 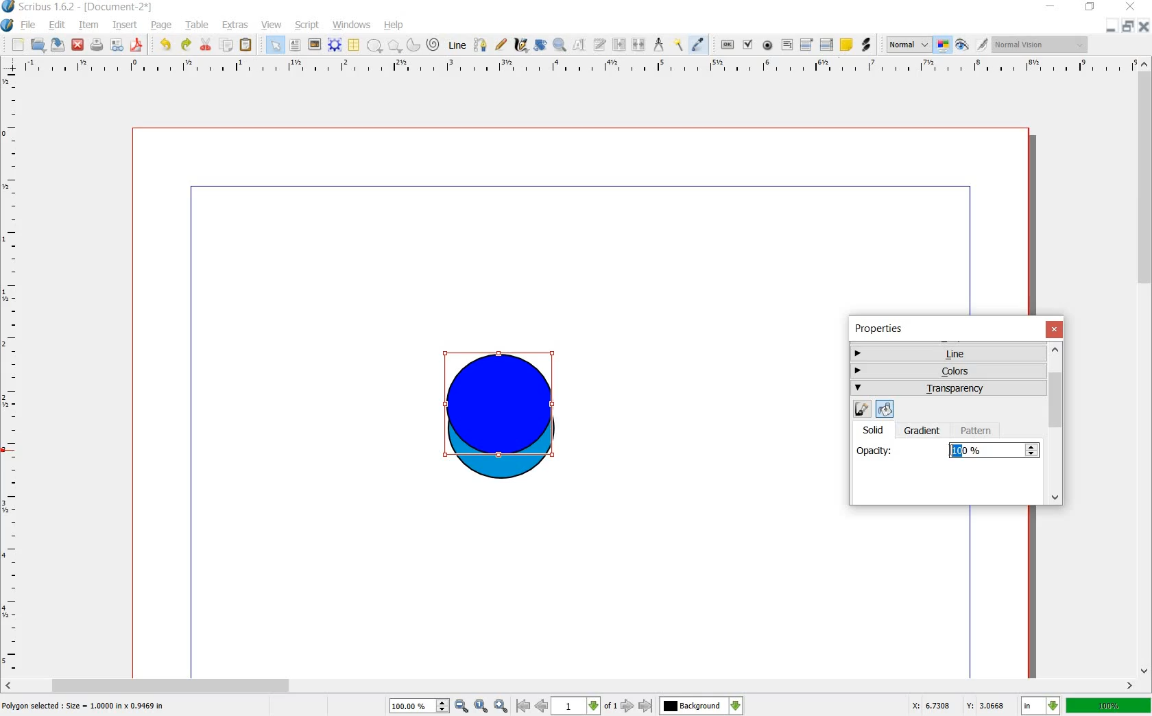 What do you see at coordinates (11, 372) in the screenshot?
I see `ruler` at bounding box center [11, 372].